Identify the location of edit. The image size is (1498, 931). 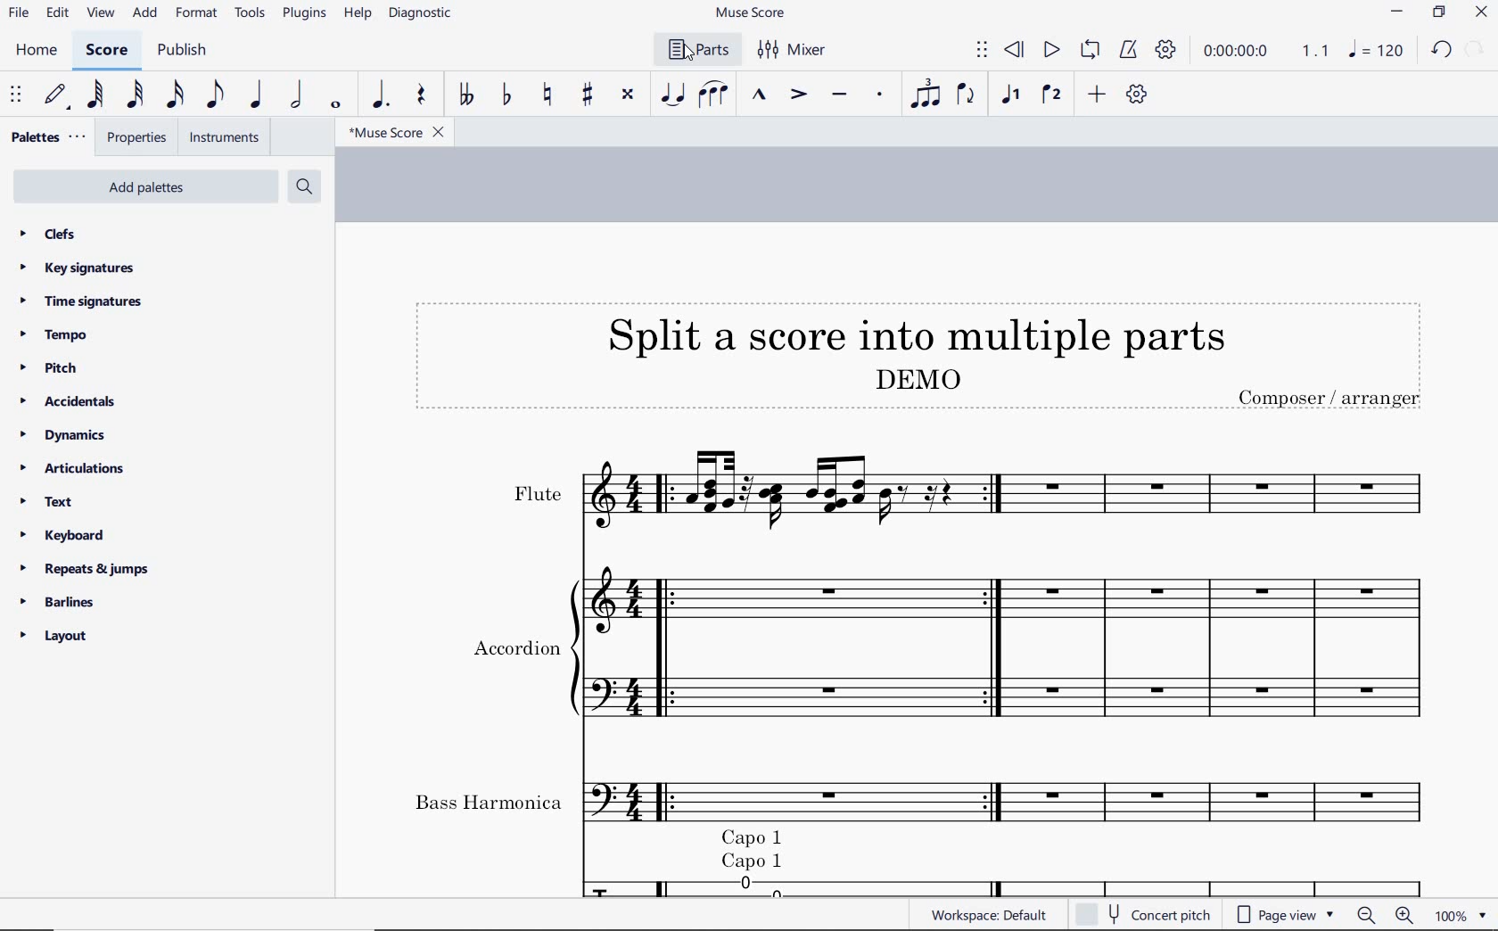
(58, 14).